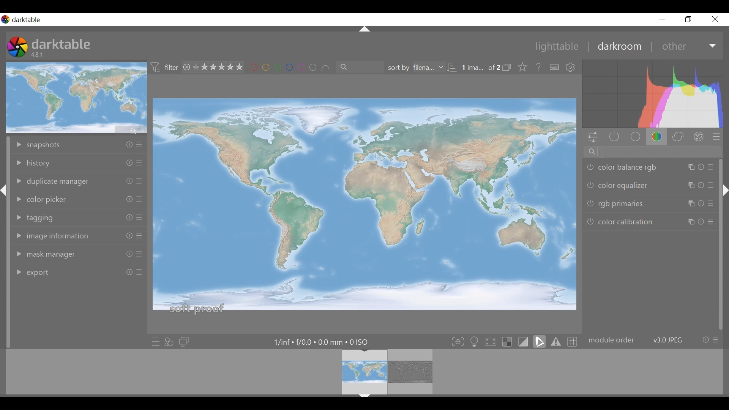  I want to click on color calibration, so click(651, 221).